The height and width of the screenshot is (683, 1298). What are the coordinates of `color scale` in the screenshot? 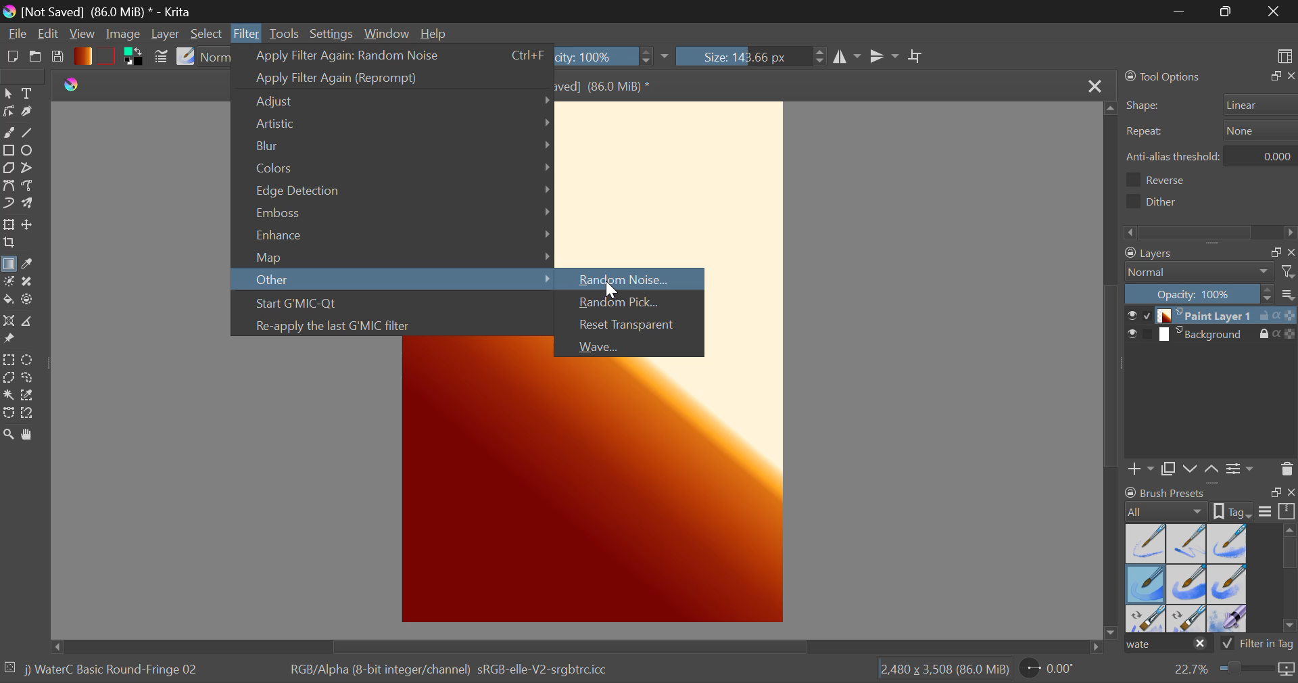 It's located at (1290, 316).